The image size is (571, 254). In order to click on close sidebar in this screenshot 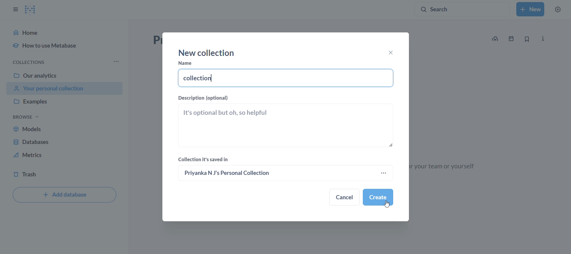, I will do `click(12, 7)`.